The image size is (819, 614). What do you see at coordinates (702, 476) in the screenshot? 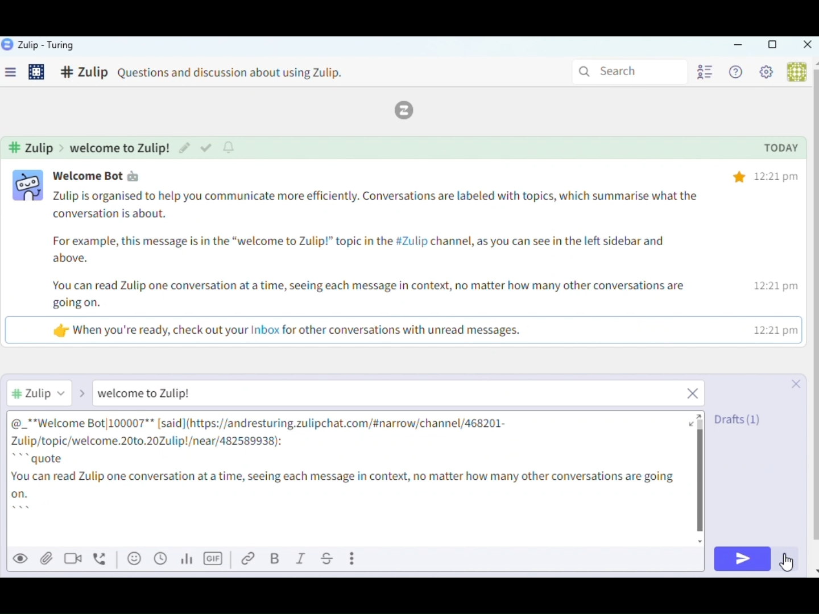
I see `vertical scroll bar` at bounding box center [702, 476].